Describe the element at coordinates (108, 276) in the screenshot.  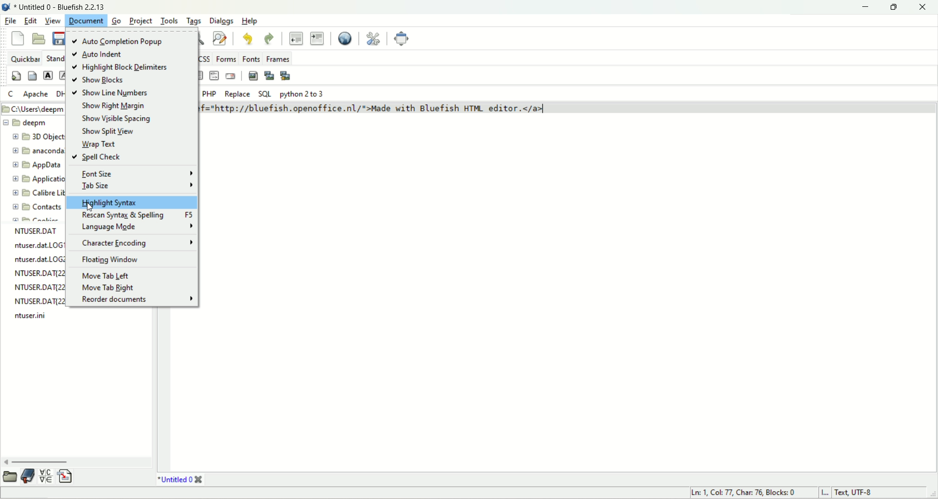
I see `move tab to left` at that location.